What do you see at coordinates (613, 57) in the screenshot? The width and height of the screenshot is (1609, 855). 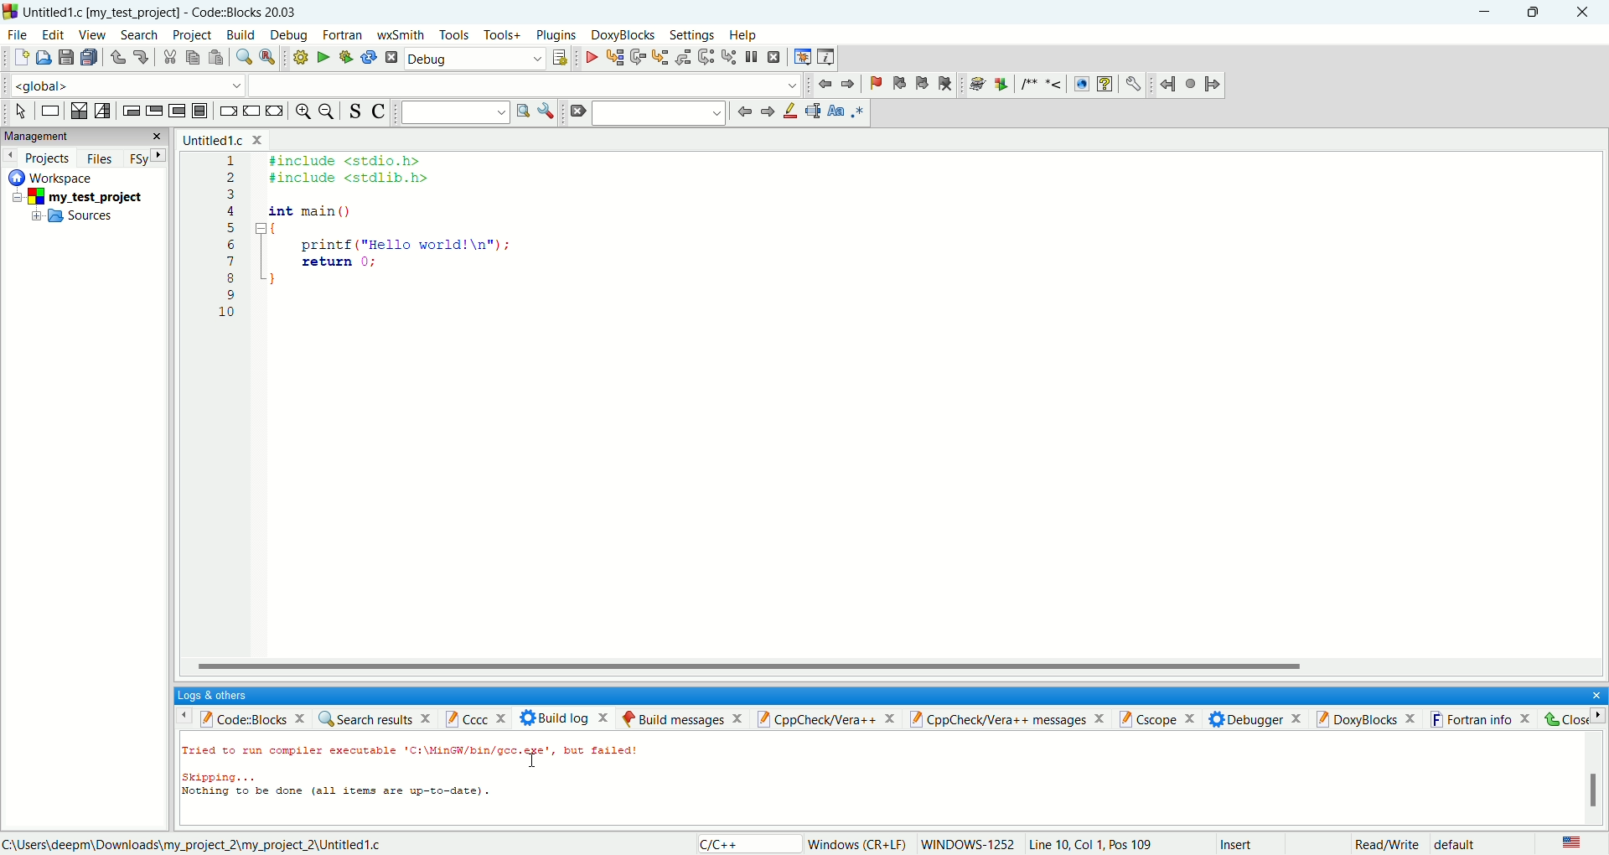 I see `run cursor` at bounding box center [613, 57].